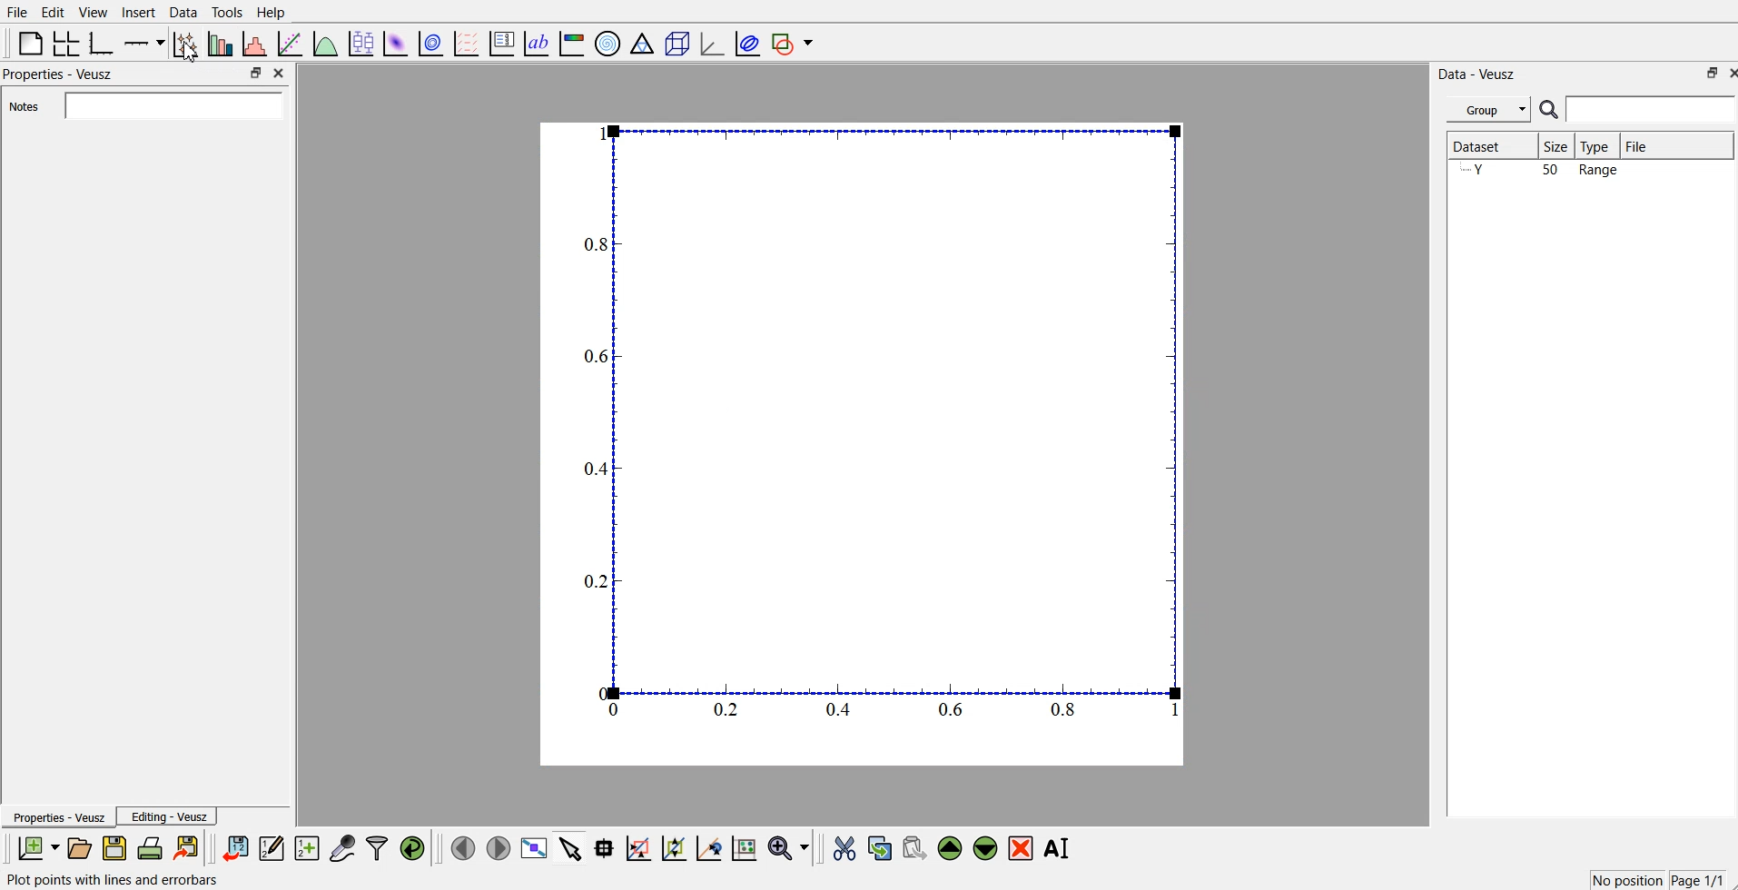 This screenshot has height=890, width=1738. I want to click on Dataset, so click(1483, 143).